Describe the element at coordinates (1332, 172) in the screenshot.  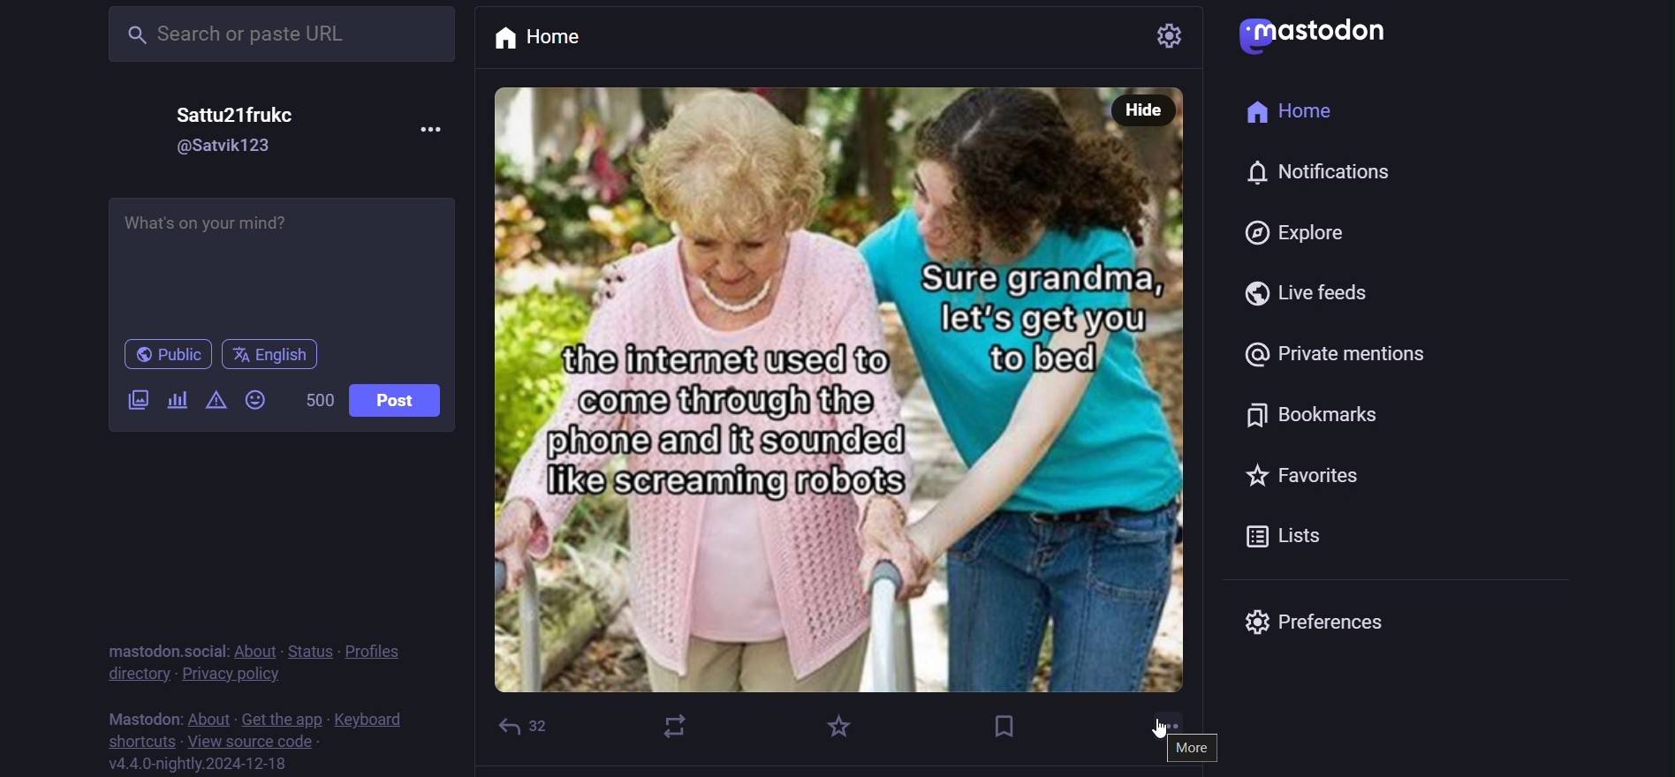
I see `notification` at that location.